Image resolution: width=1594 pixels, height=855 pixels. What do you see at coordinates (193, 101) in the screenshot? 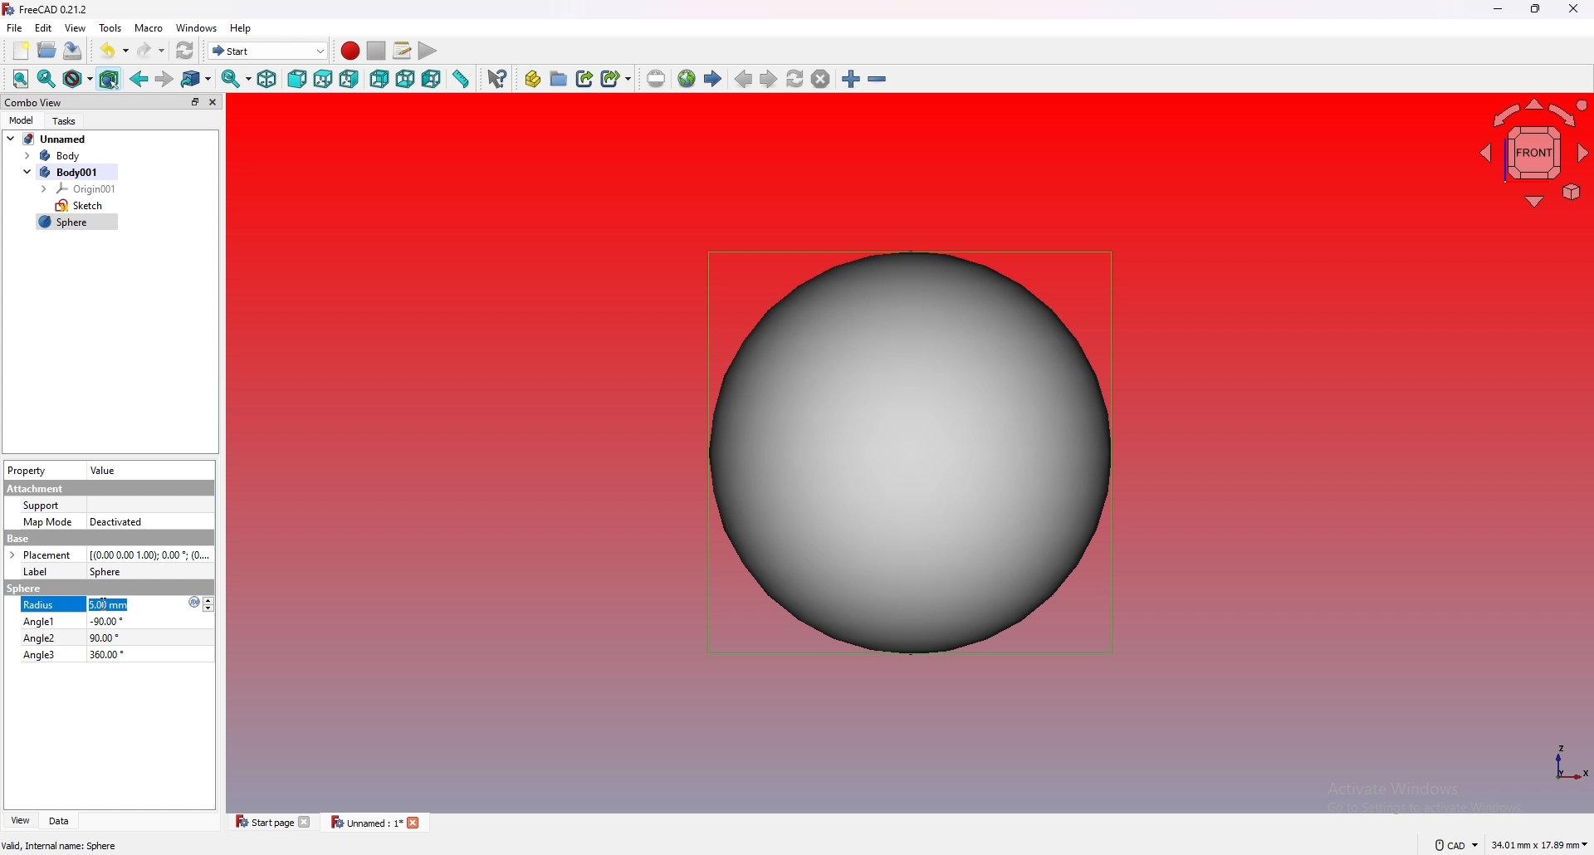
I see `pop out` at bounding box center [193, 101].